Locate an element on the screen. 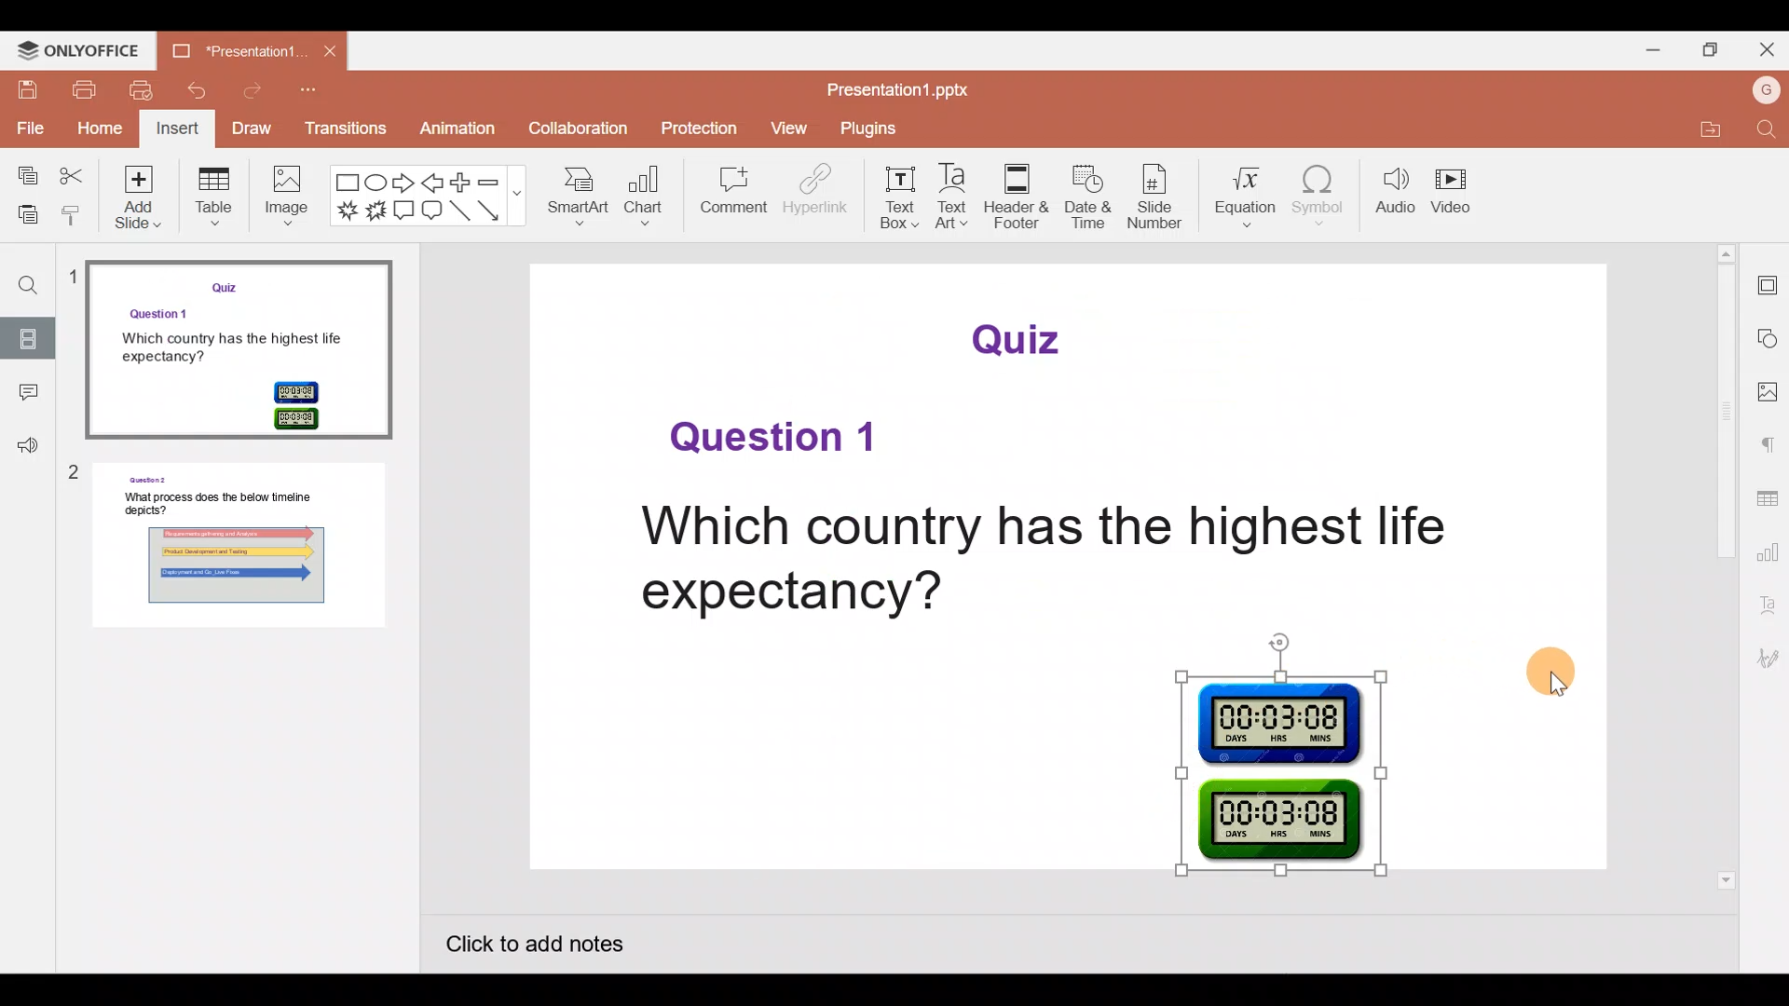 This screenshot has width=1789, height=1006. Which country has the highest life expectancy? is located at coordinates (1039, 562).